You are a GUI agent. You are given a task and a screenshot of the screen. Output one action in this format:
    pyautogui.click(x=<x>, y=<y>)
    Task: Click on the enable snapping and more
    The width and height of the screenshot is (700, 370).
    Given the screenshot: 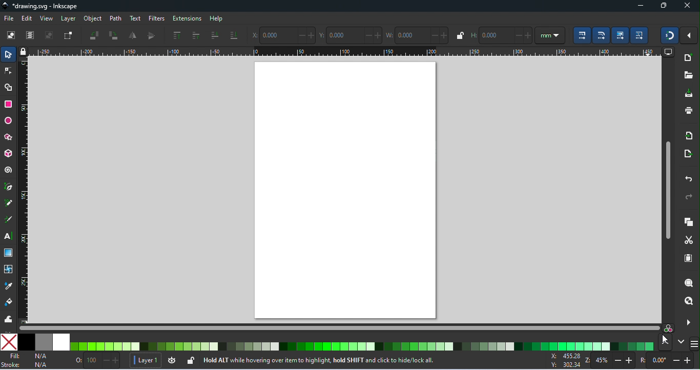 What is the action you would take?
    pyautogui.click(x=690, y=36)
    